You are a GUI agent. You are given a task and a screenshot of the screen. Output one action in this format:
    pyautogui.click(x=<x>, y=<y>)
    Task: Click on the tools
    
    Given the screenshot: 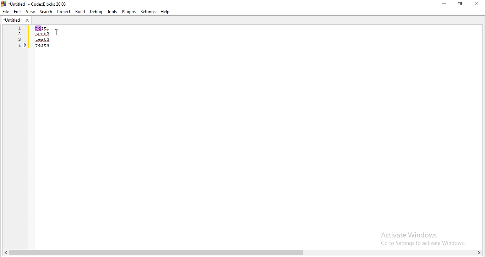 What is the action you would take?
    pyautogui.click(x=111, y=12)
    